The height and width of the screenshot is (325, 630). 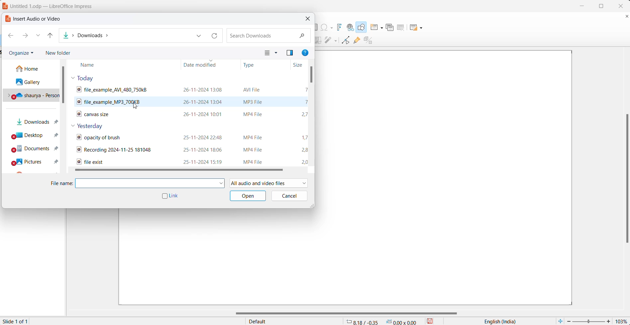 What do you see at coordinates (304, 113) in the screenshot?
I see `video file size` at bounding box center [304, 113].